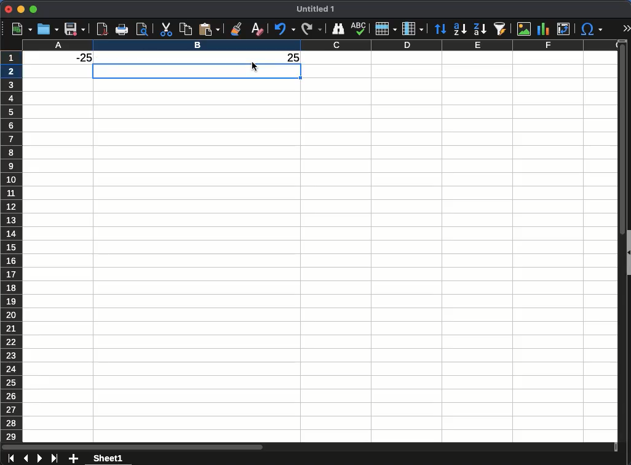  I want to click on rows, so click(12, 244).